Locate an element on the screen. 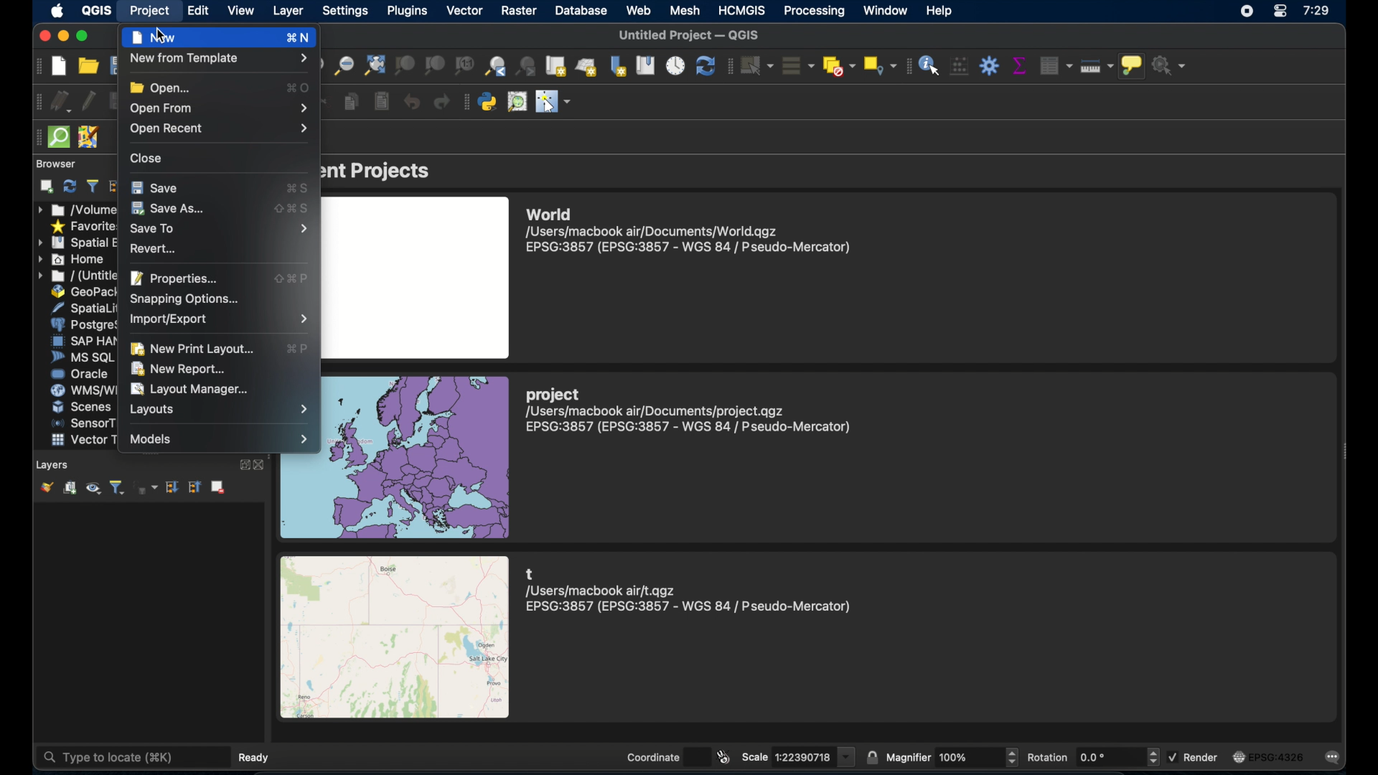 Image resolution: width=1378 pixels, height=775 pixels. collapse all is located at coordinates (194, 489).